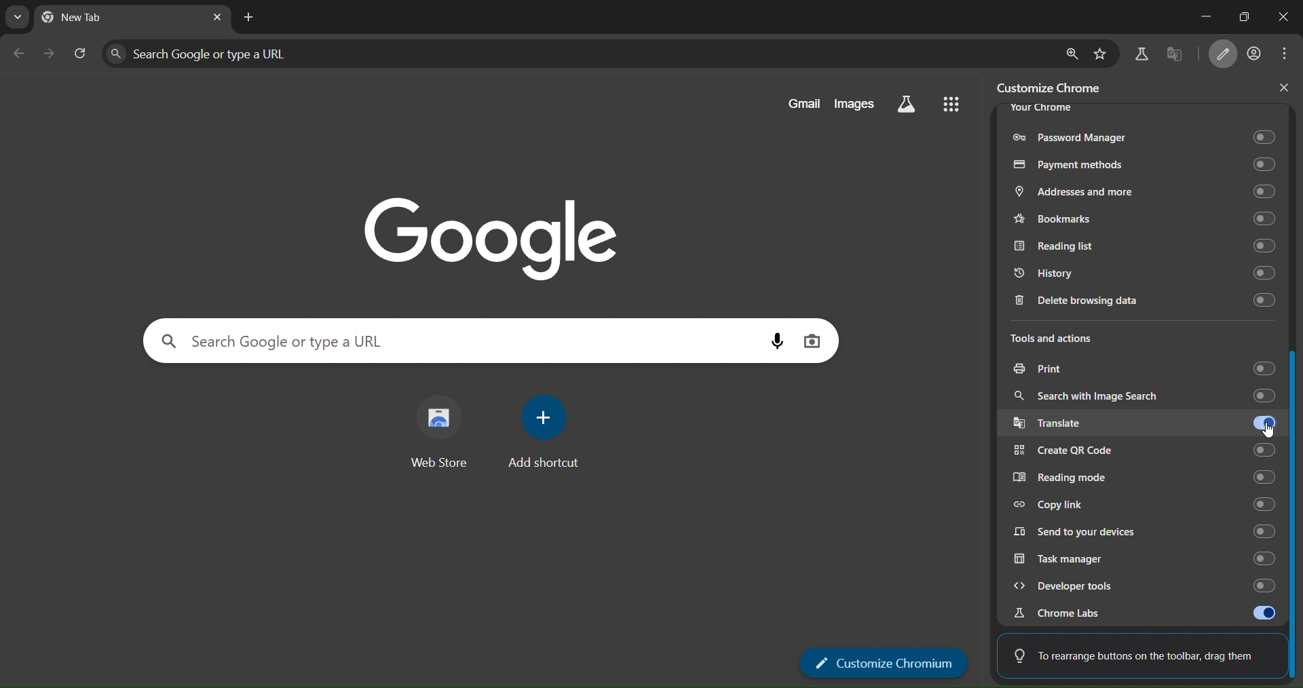 This screenshot has width=1303, height=688. What do you see at coordinates (1141, 475) in the screenshot?
I see `reading mode` at bounding box center [1141, 475].